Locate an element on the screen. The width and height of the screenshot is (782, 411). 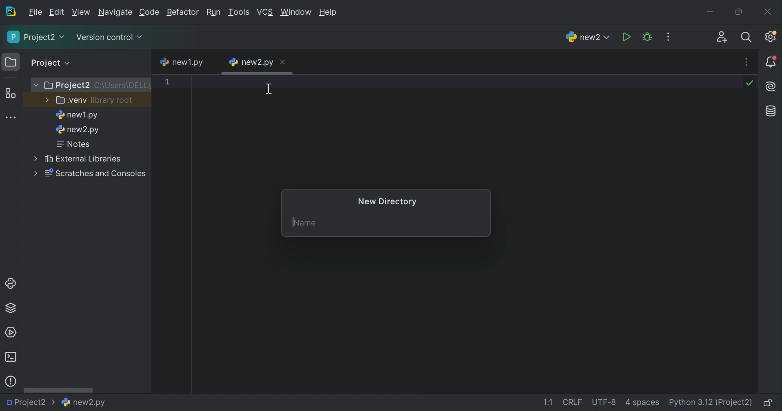
Code is located at coordinates (150, 12).